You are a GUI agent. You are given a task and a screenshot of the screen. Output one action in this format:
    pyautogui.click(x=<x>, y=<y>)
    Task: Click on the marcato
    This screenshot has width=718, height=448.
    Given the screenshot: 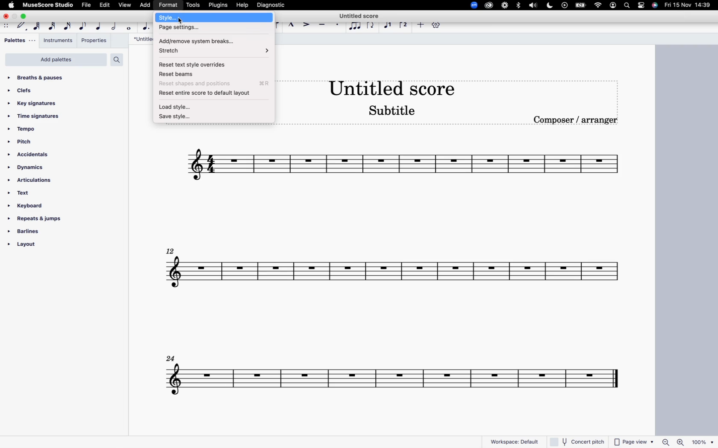 What is the action you would take?
    pyautogui.click(x=291, y=26)
    